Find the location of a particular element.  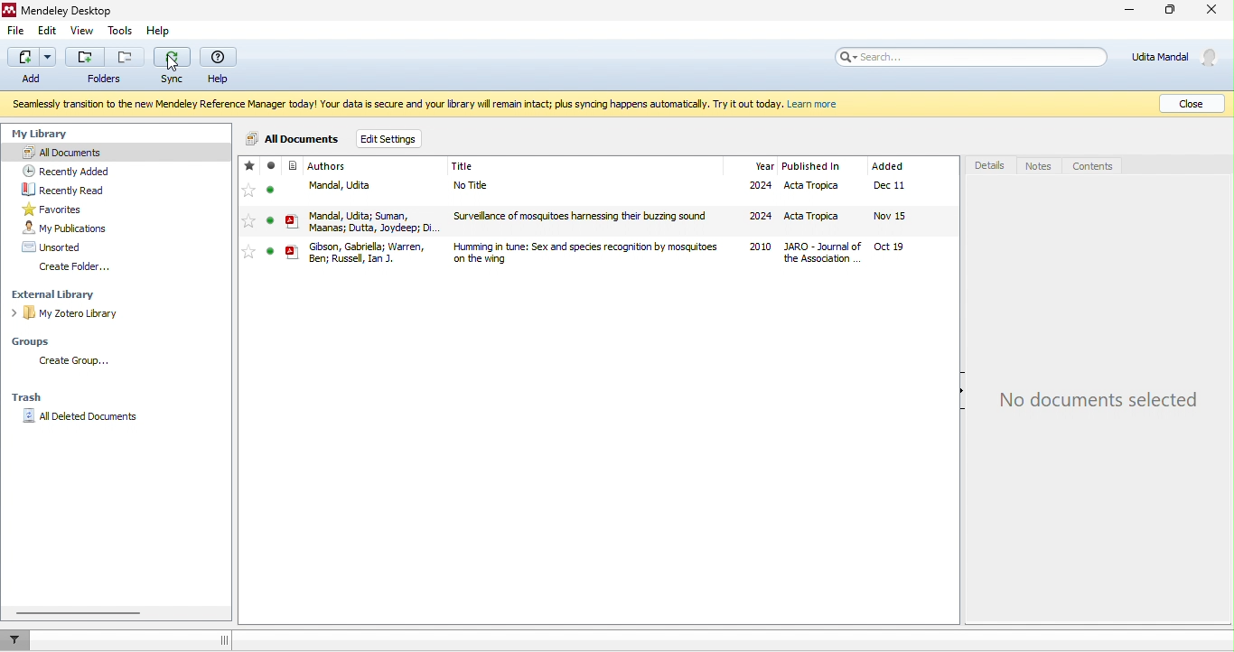

search bar is located at coordinates (972, 57).